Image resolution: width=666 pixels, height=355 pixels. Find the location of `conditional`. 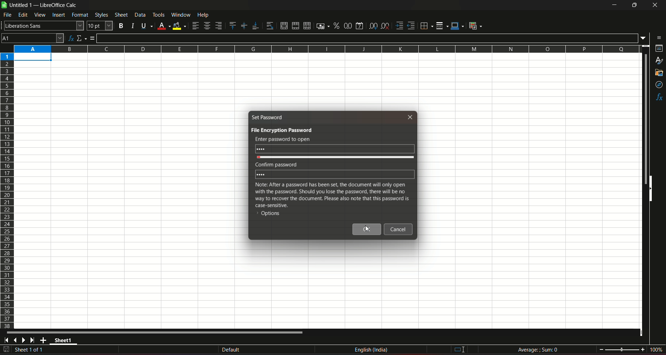

conditional is located at coordinates (477, 26).